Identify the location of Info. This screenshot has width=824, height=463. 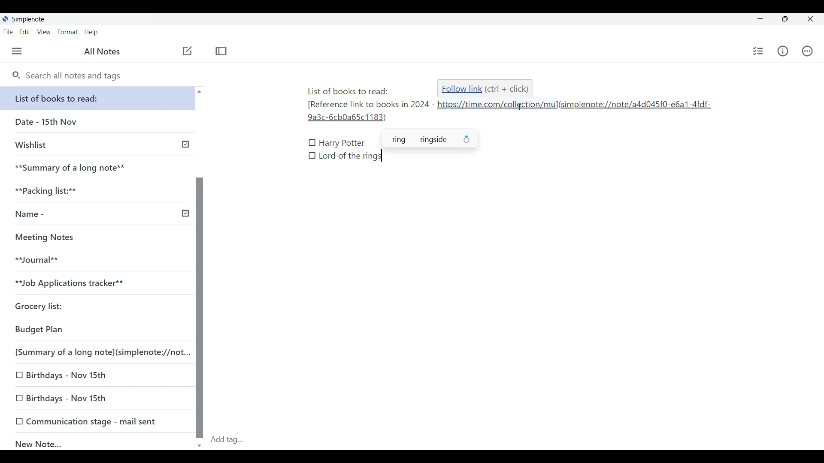
(783, 51).